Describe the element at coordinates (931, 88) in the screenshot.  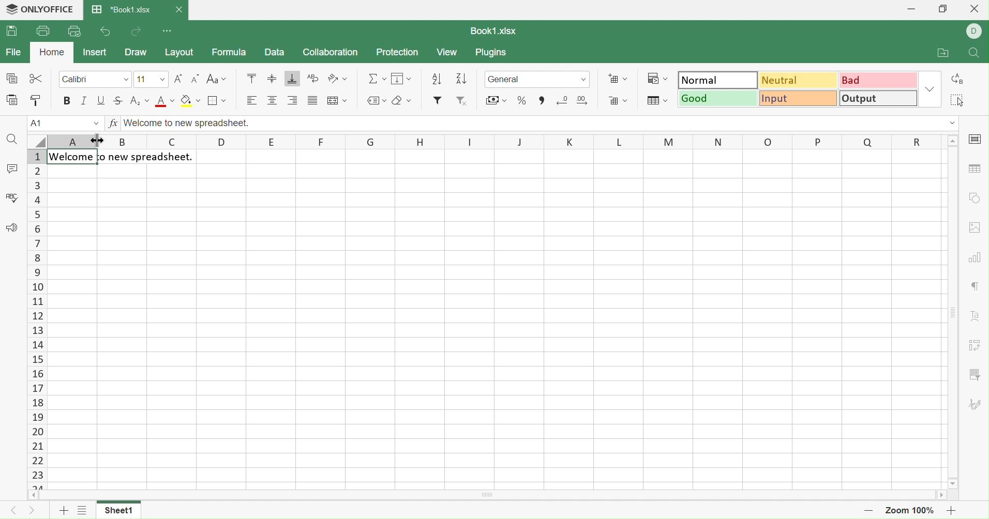
I see `Drop Down` at that location.